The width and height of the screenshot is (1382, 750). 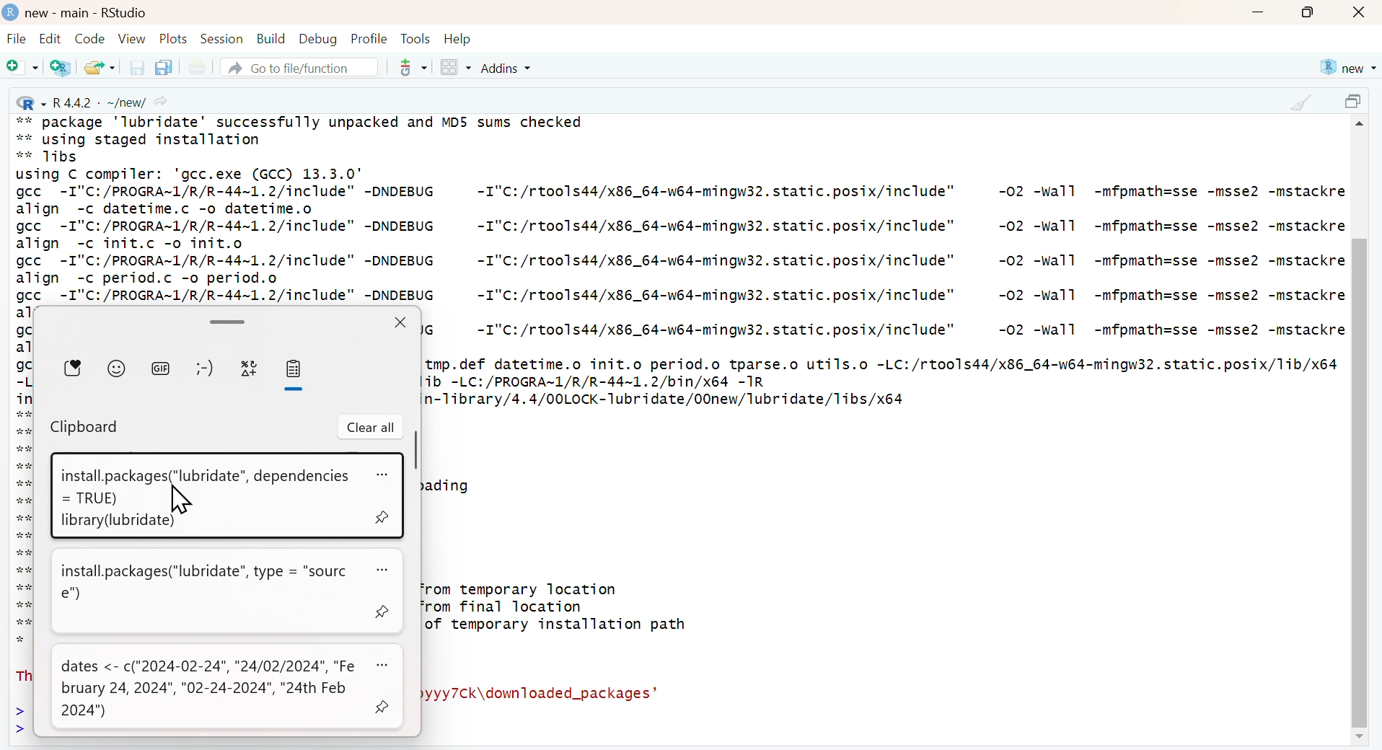 What do you see at coordinates (74, 368) in the screenshot?
I see `favorite` at bounding box center [74, 368].